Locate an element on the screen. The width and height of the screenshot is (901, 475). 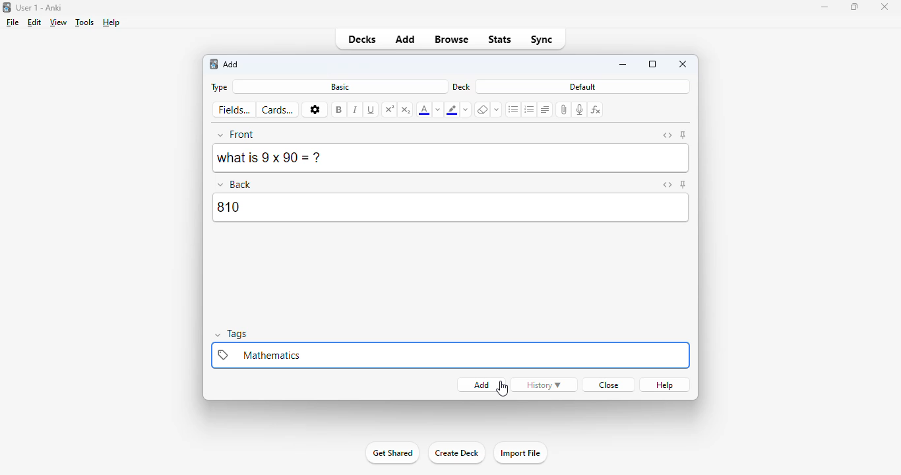
select formatting to remove is located at coordinates (497, 110).